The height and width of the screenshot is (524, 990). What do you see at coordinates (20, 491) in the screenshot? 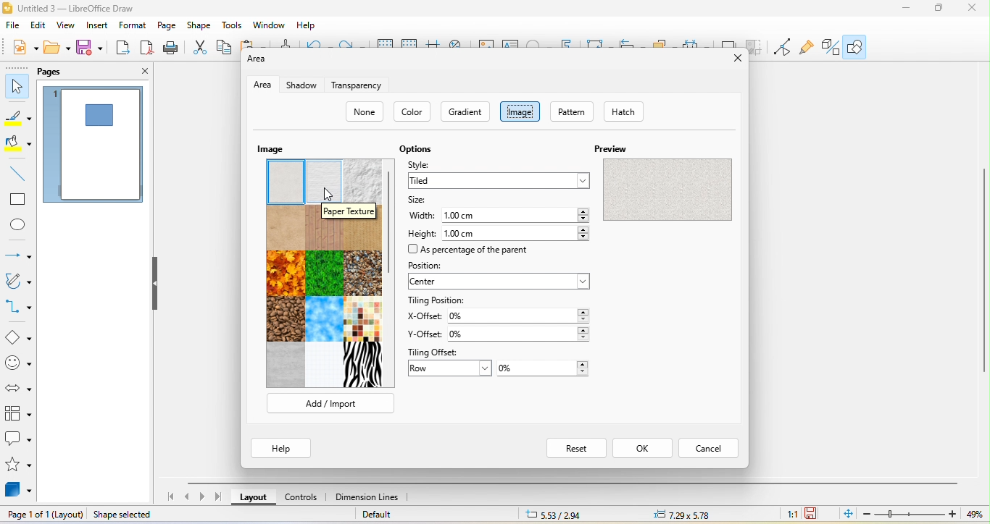
I see `3d object` at bounding box center [20, 491].